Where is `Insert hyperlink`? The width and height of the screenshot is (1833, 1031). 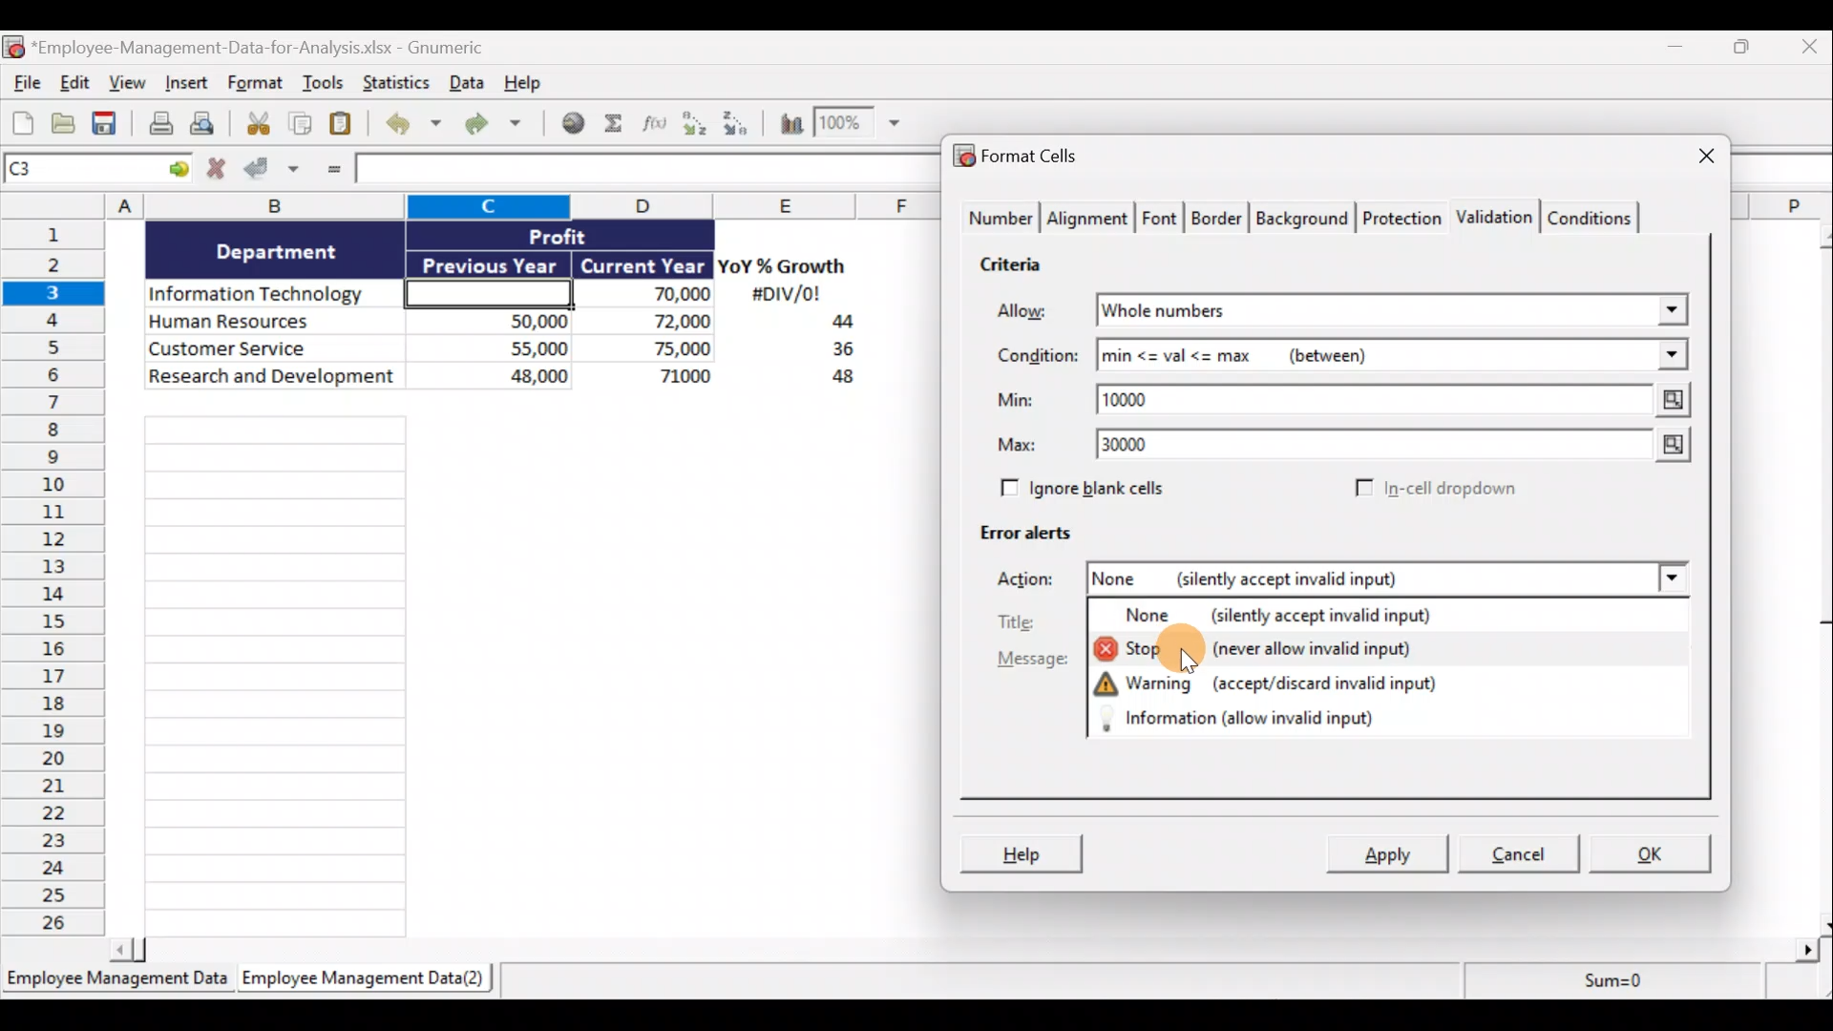
Insert hyperlink is located at coordinates (575, 123).